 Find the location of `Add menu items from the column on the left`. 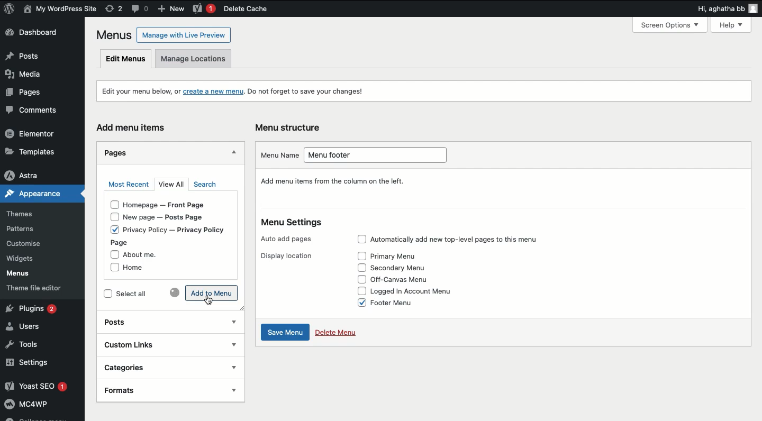

Add menu items from the column on the left is located at coordinates (333, 182).